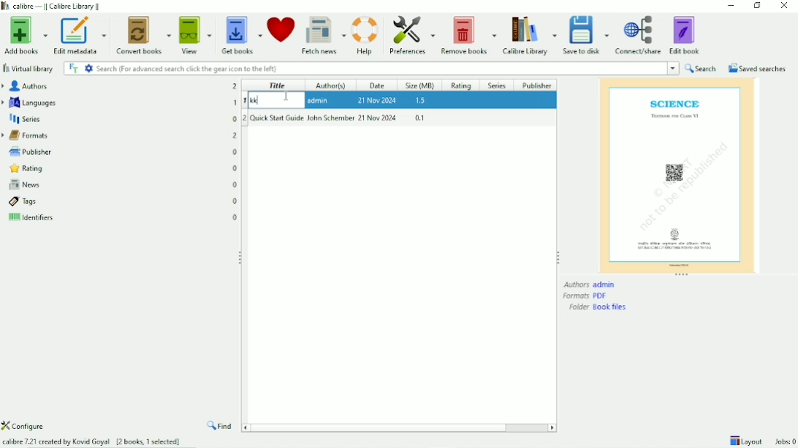 The height and width of the screenshot is (448, 798). Describe the element at coordinates (468, 34) in the screenshot. I see `Remove books` at that location.